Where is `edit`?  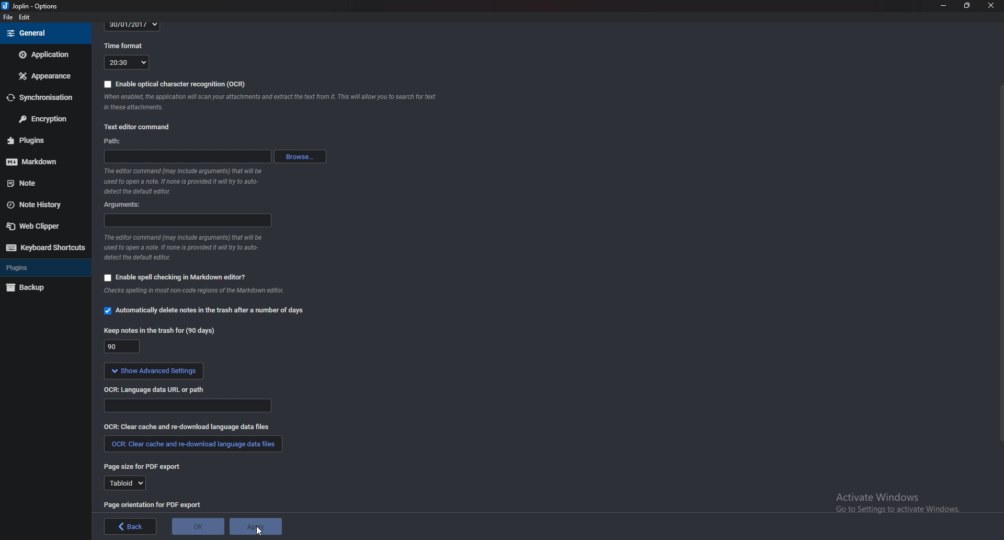
edit is located at coordinates (25, 18).